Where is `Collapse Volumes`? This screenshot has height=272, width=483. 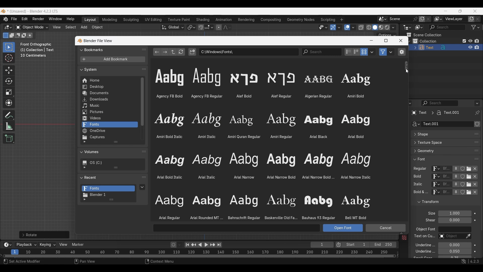 Collapse Volumes is located at coordinates (108, 152).